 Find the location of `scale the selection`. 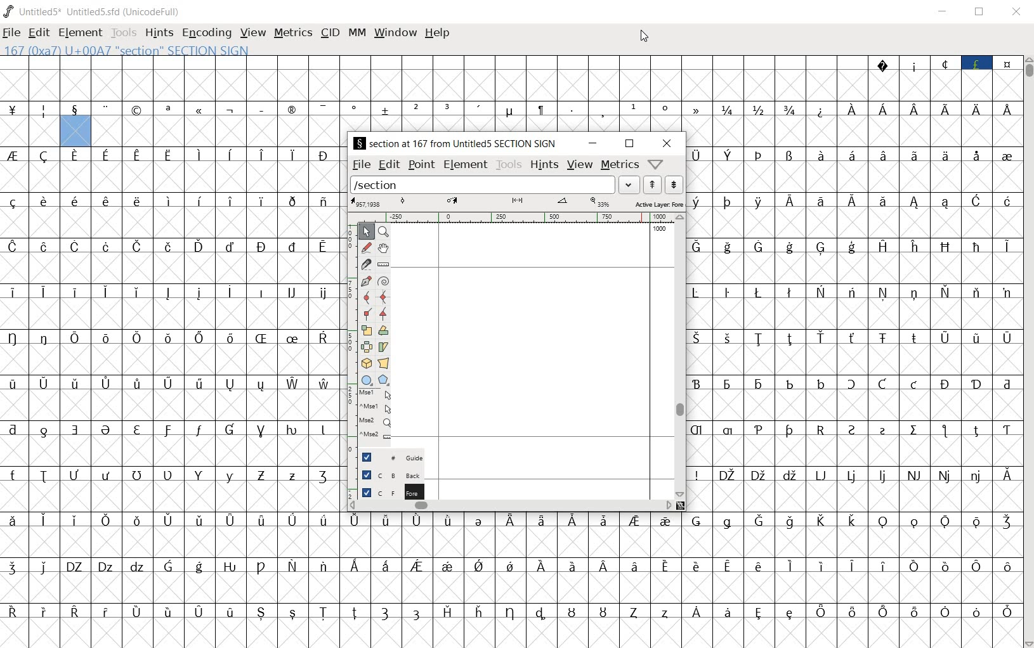

scale the selection is located at coordinates (367, 330).